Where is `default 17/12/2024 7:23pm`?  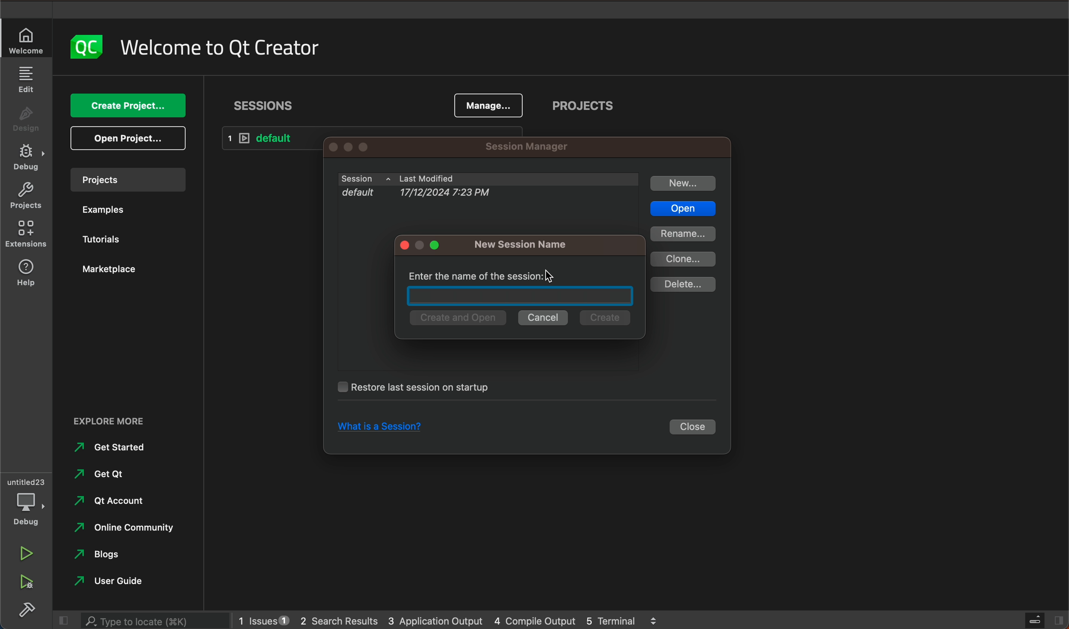 default 17/12/2024 7:23pm is located at coordinates (481, 196).